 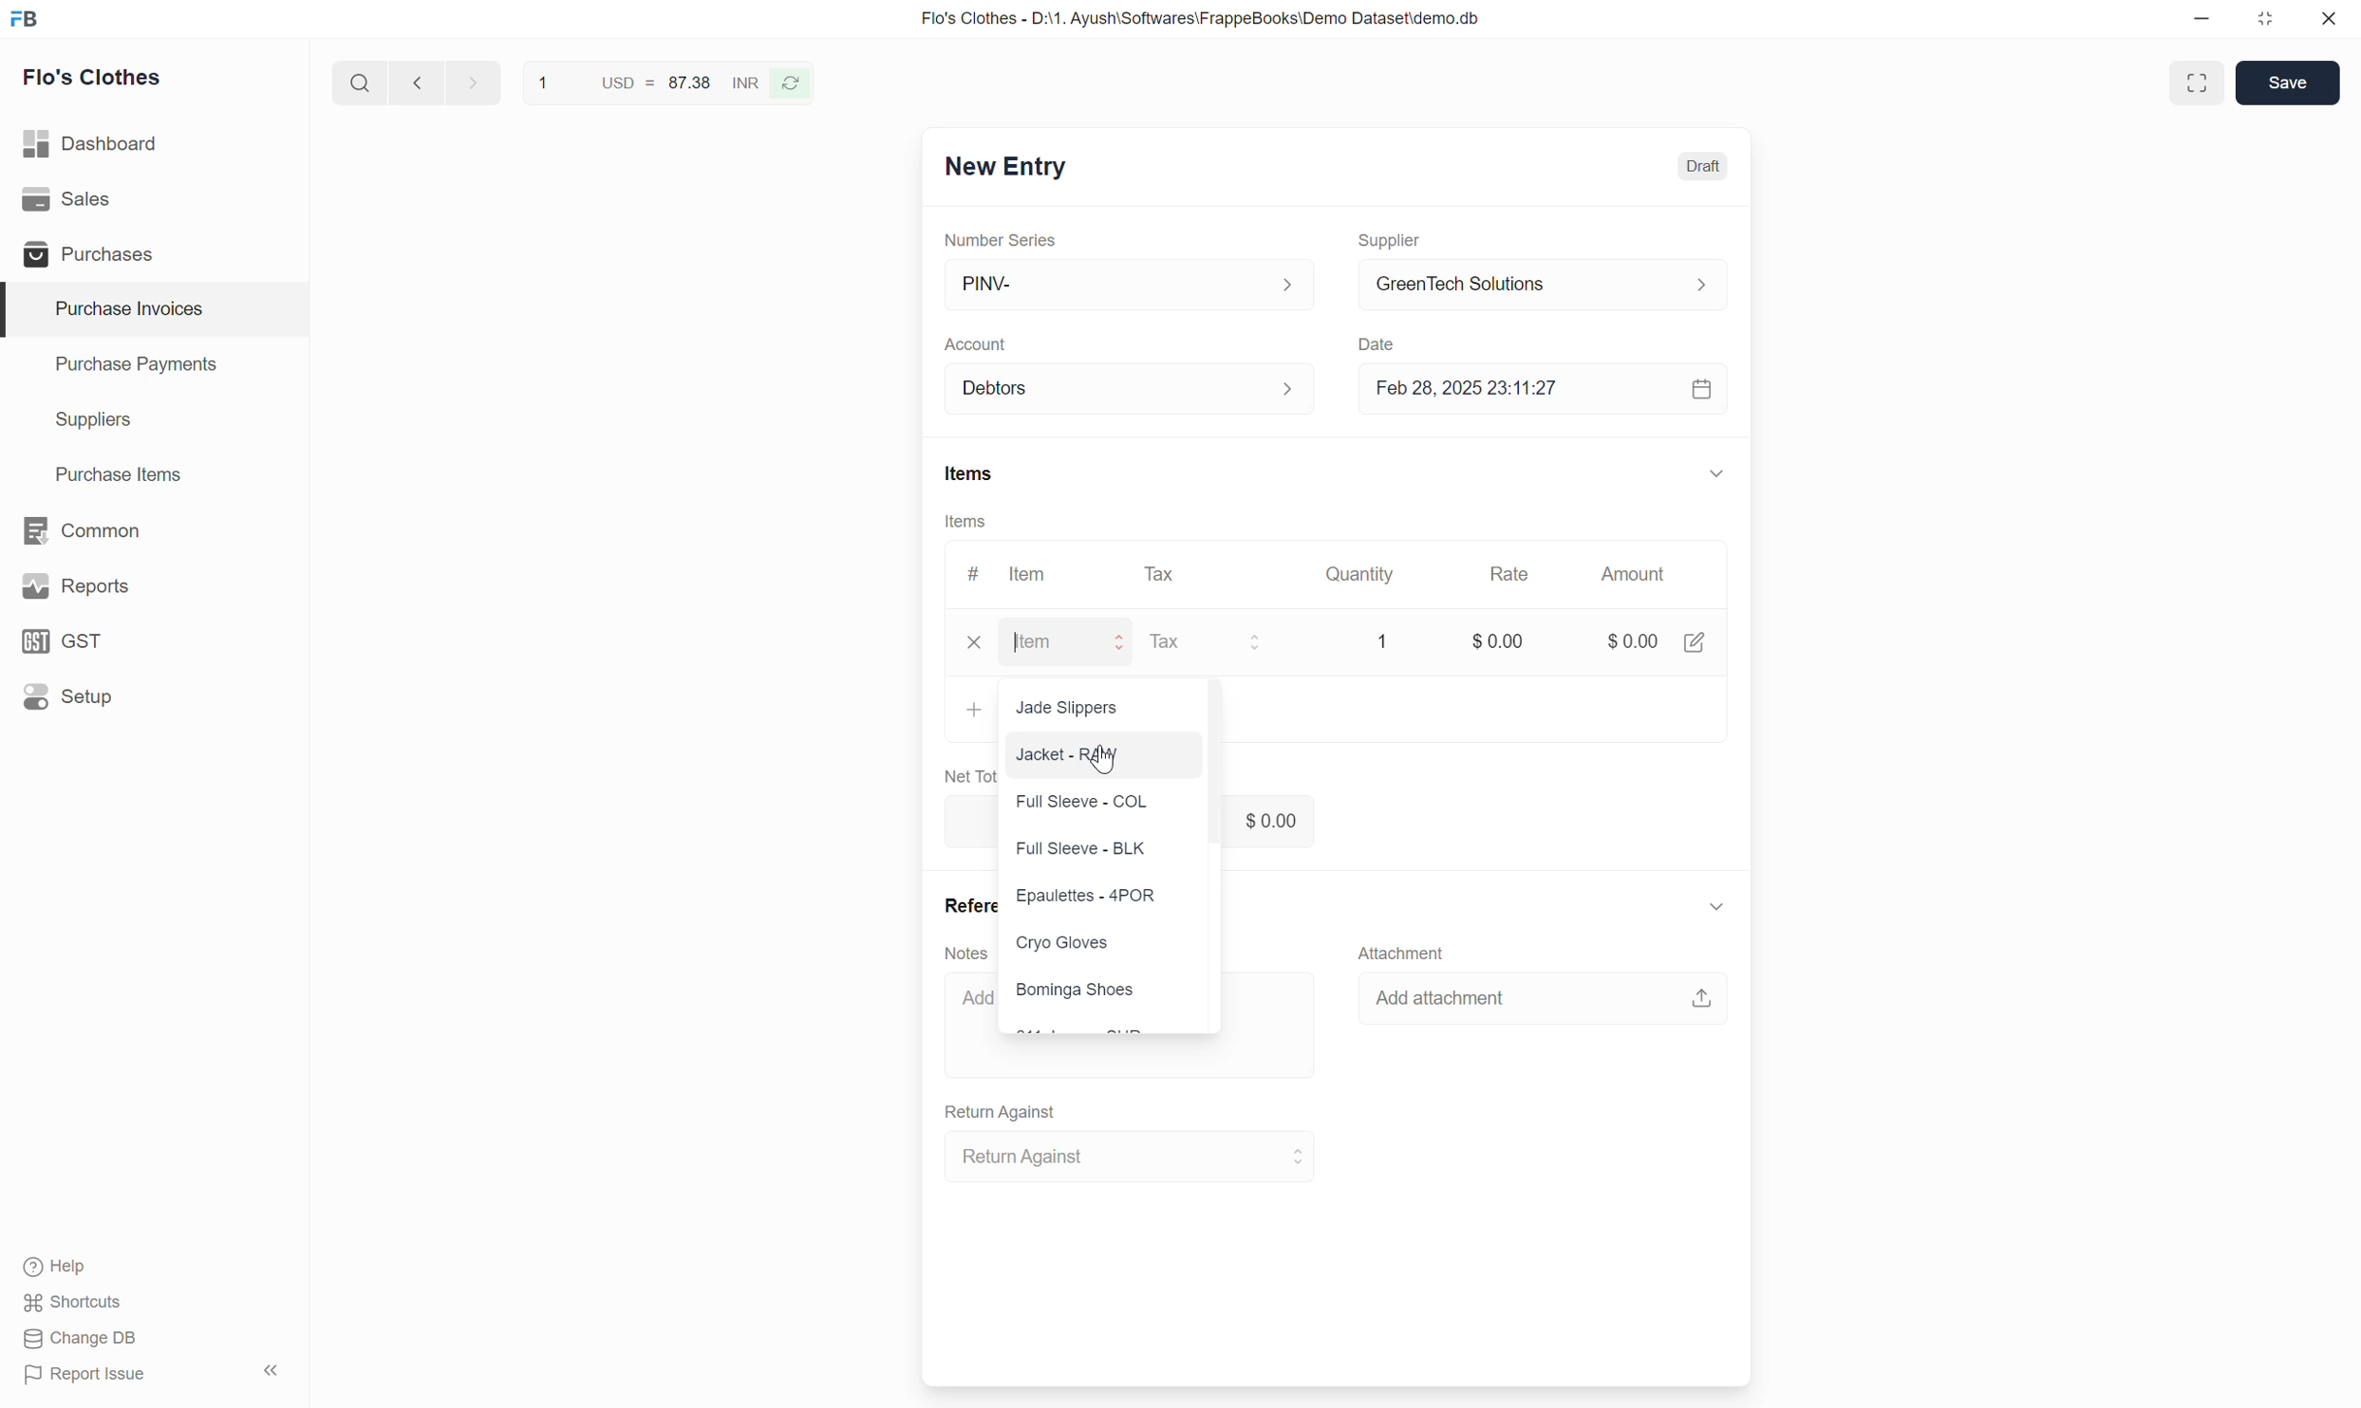 I want to click on Amount, so click(x=1636, y=575).